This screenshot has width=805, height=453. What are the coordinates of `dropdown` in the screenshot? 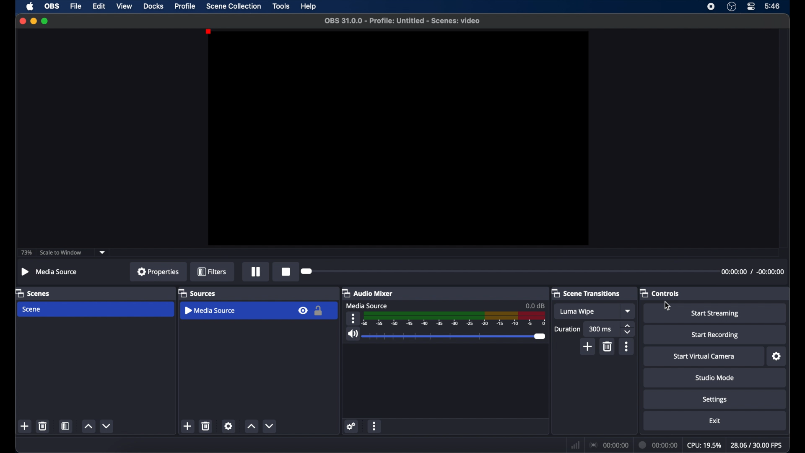 It's located at (628, 311).